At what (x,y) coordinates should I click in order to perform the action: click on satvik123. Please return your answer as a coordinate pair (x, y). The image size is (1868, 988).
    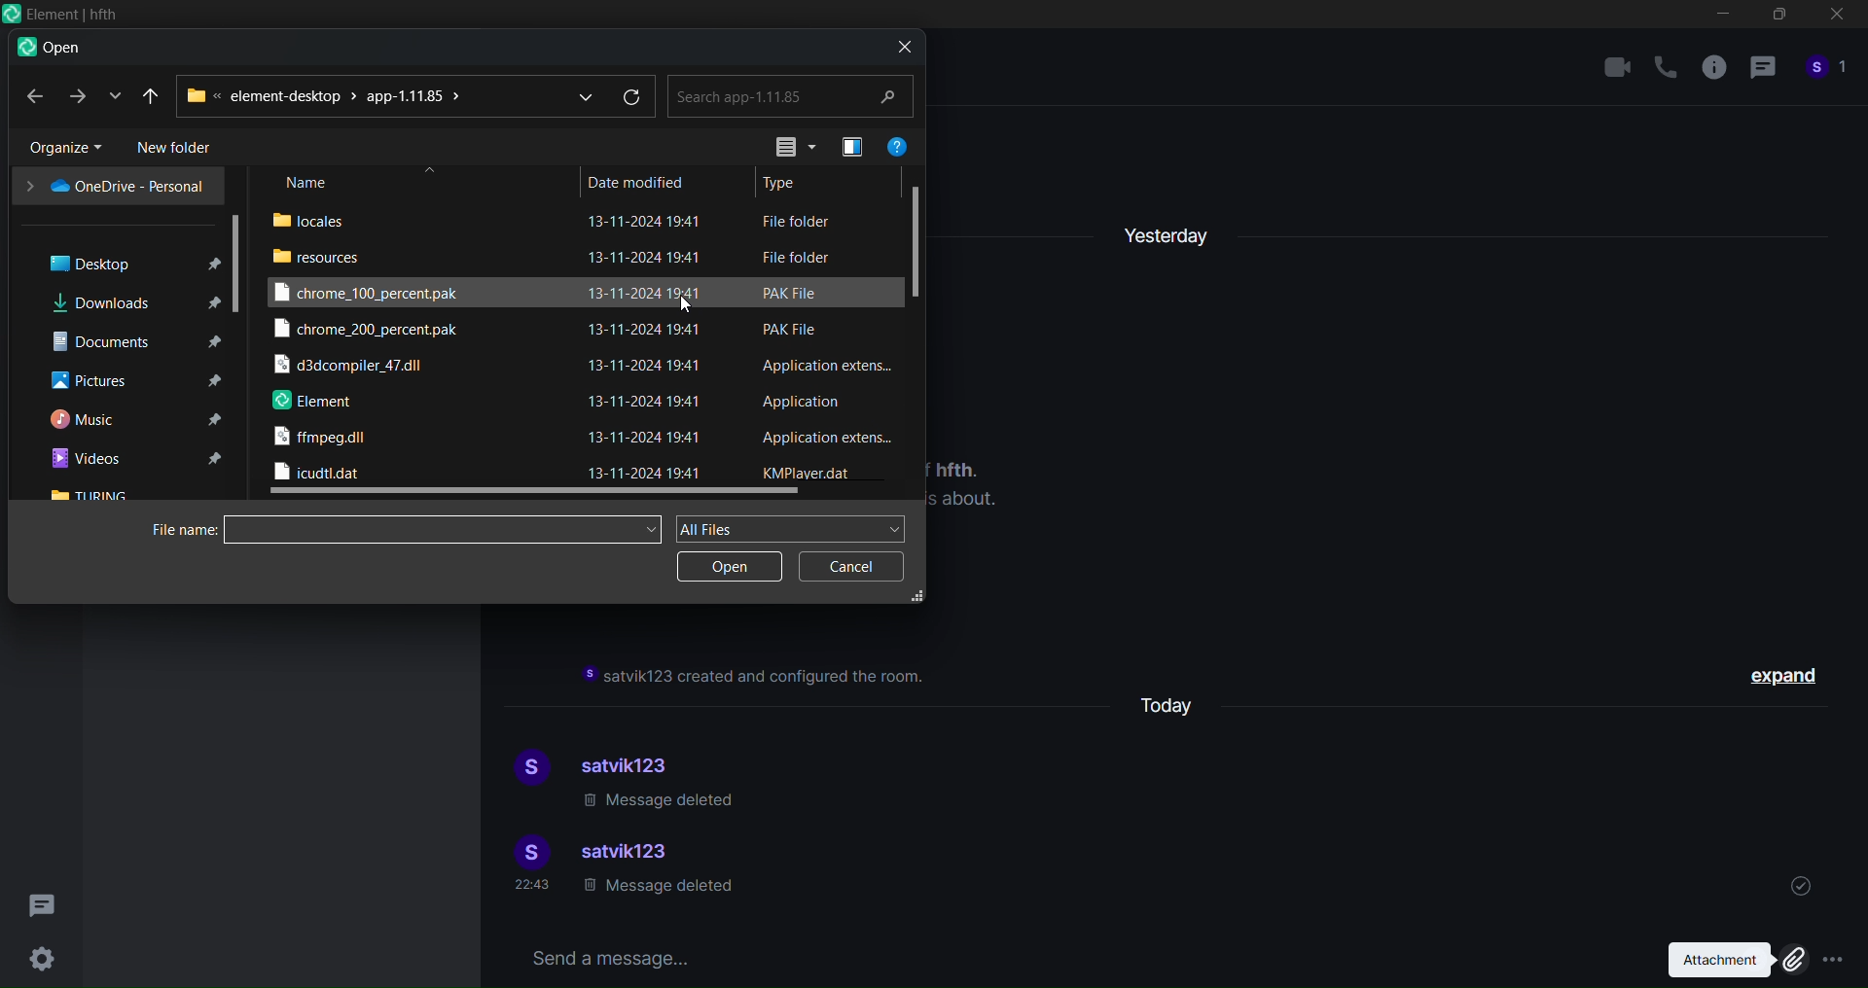
    Looking at the image, I should click on (629, 854).